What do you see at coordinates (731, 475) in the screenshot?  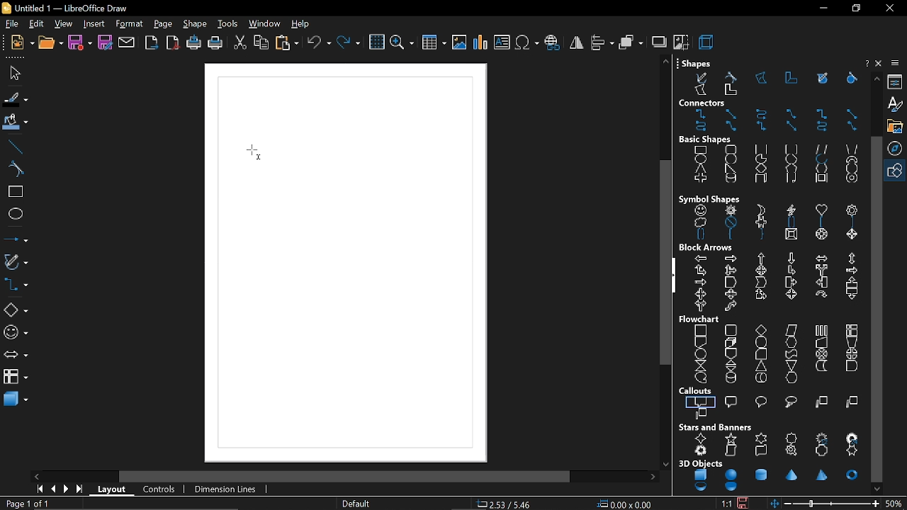 I see `sphere` at bounding box center [731, 475].